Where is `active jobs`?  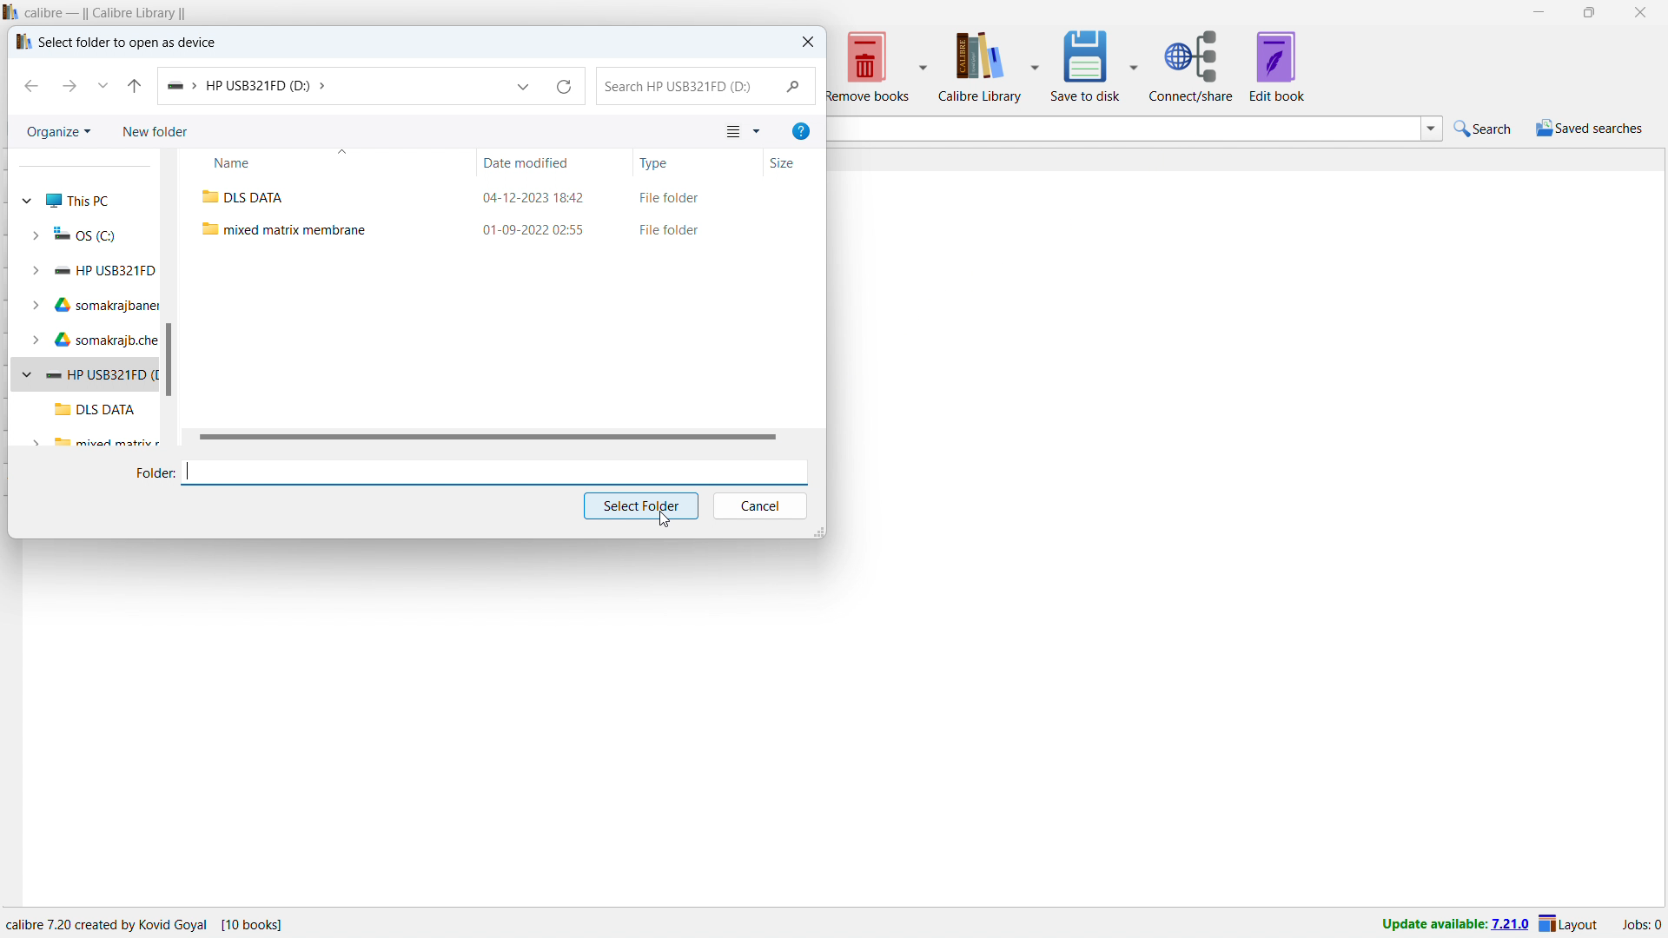
active jobs is located at coordinates (1642, 925).